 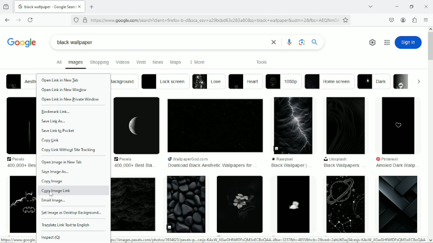 What do you see at coordinates (100, 62) in the screenshot?
I see `shopping` at bounding box center [100, 62].